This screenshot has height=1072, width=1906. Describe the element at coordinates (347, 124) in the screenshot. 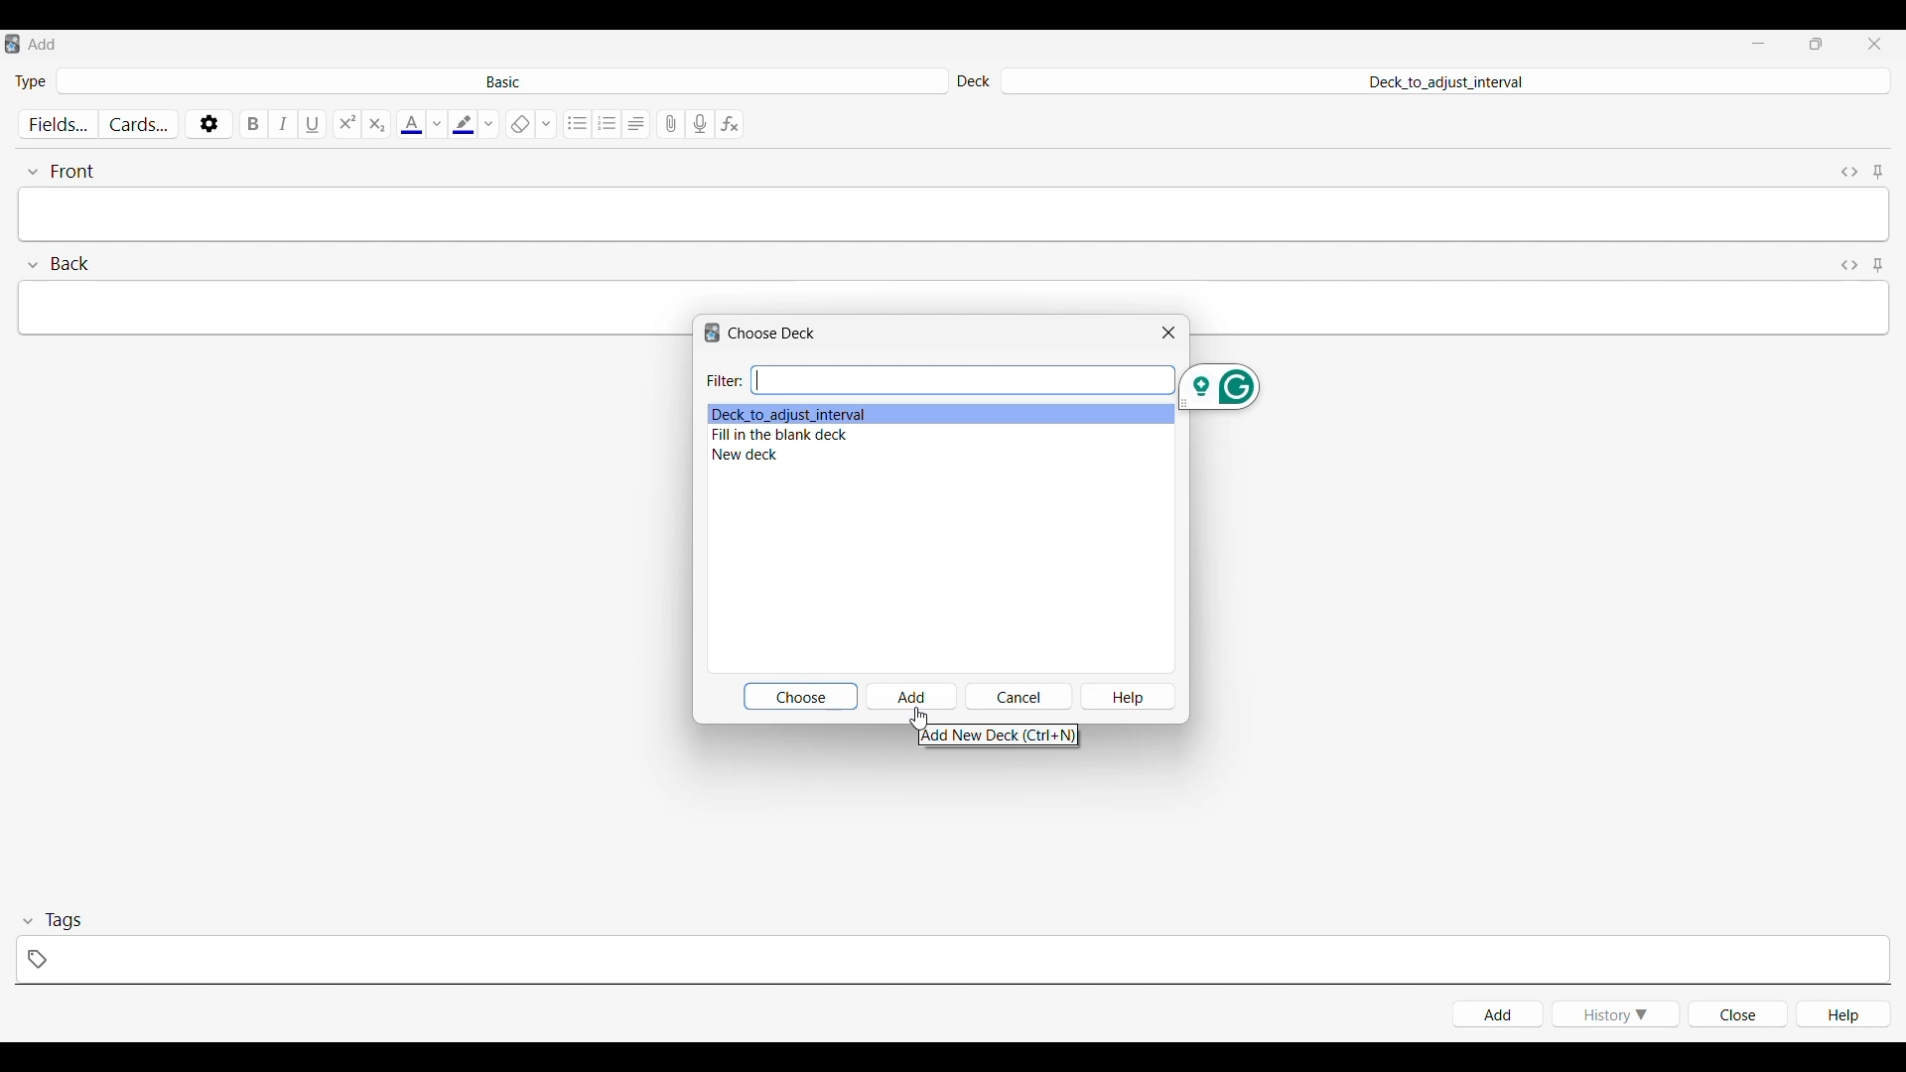

I see `Super script` at that location.